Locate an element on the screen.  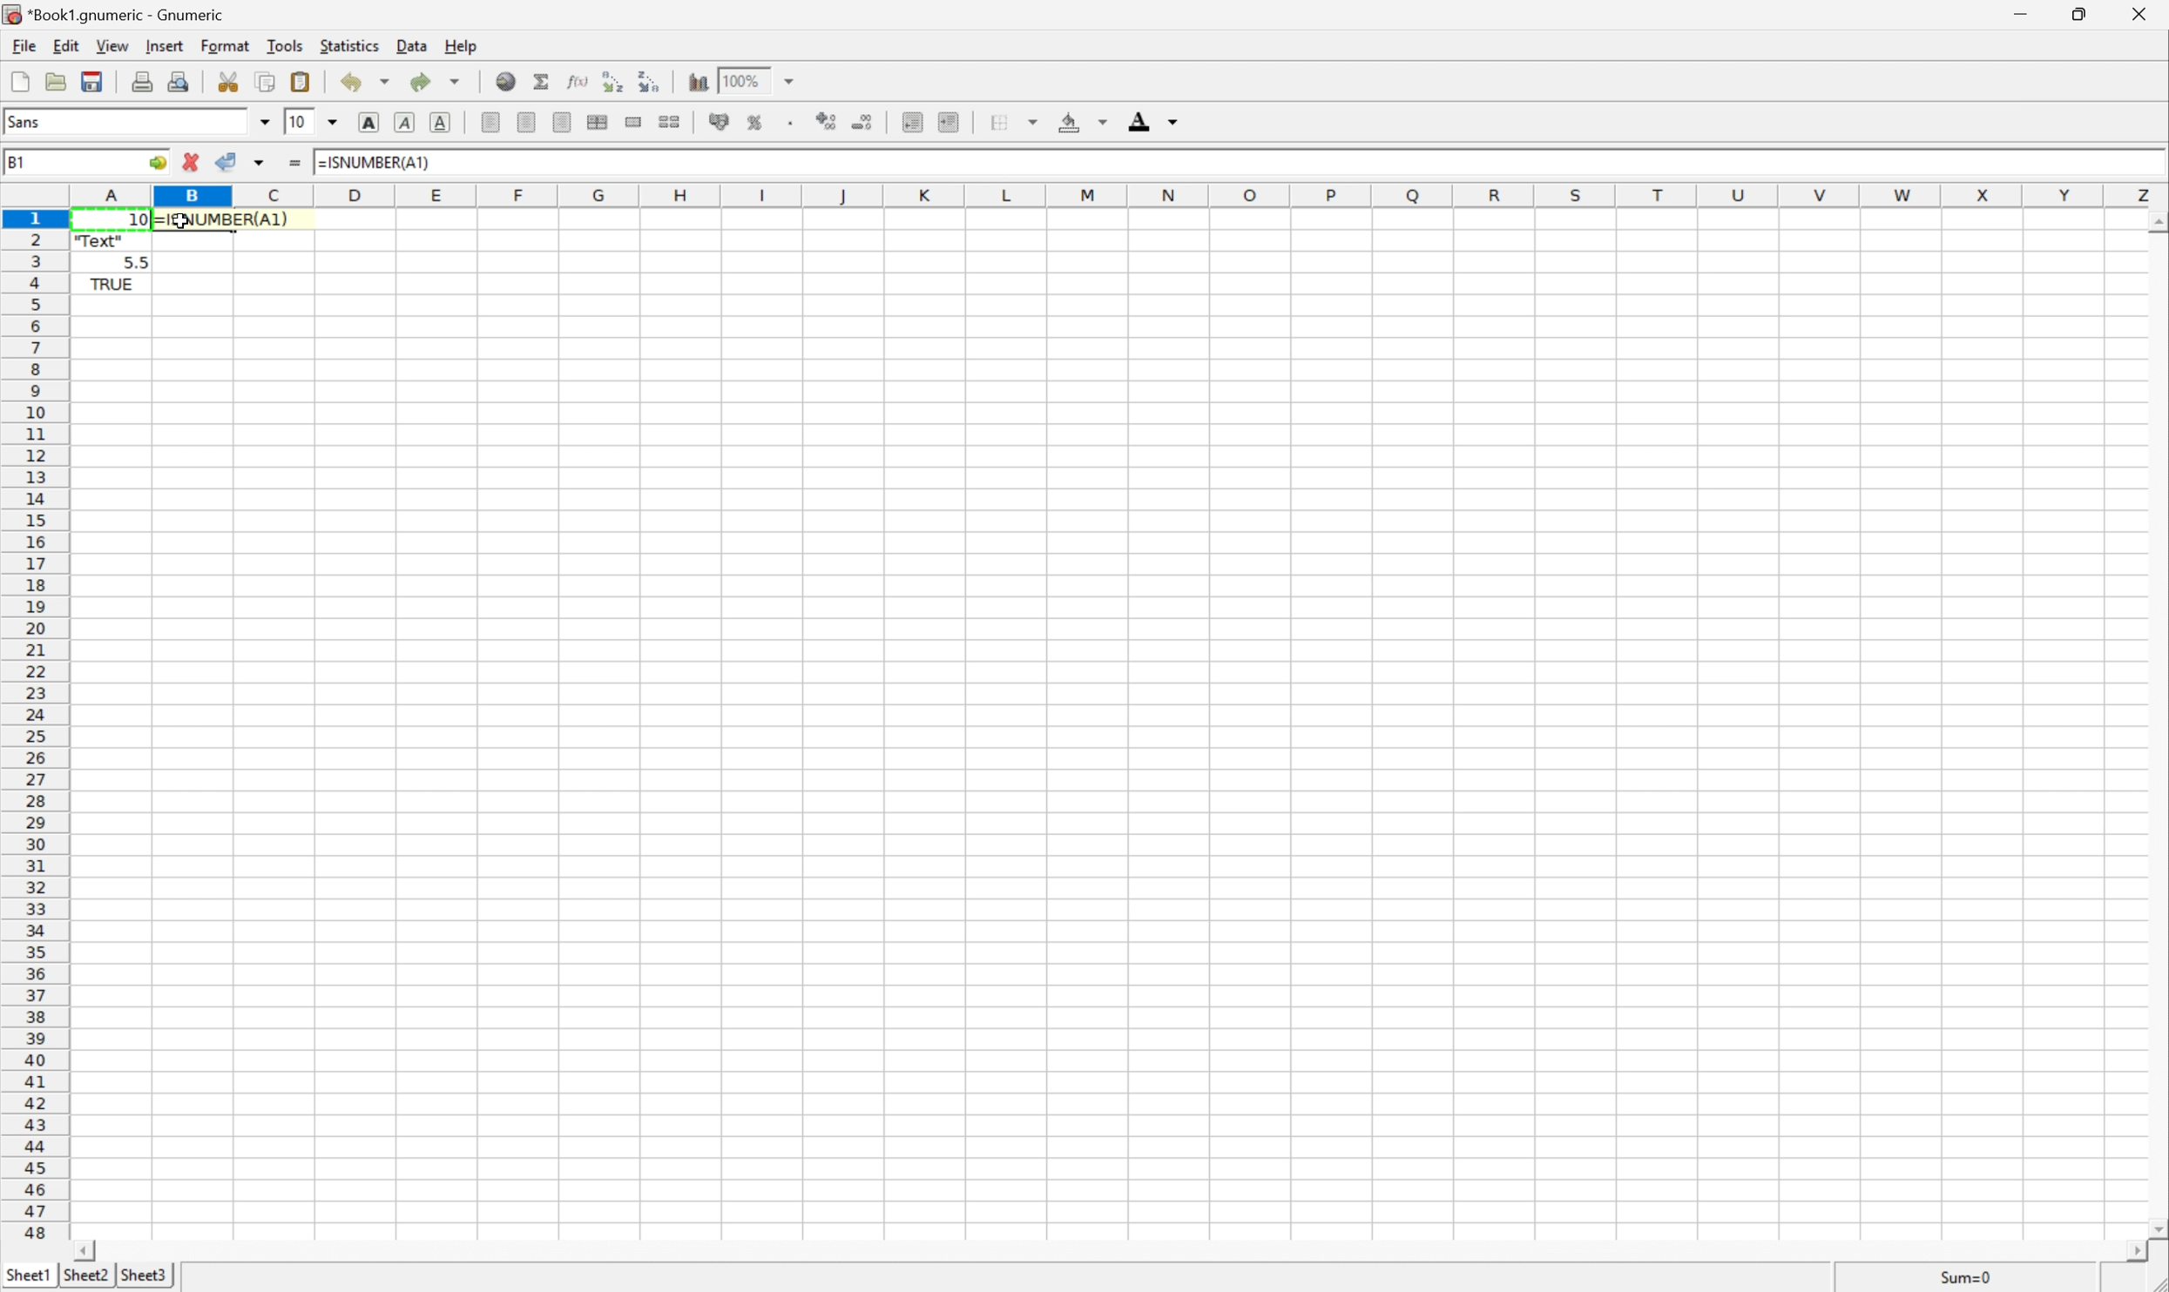
Center Horizontally is located at coordinates (528, 123).